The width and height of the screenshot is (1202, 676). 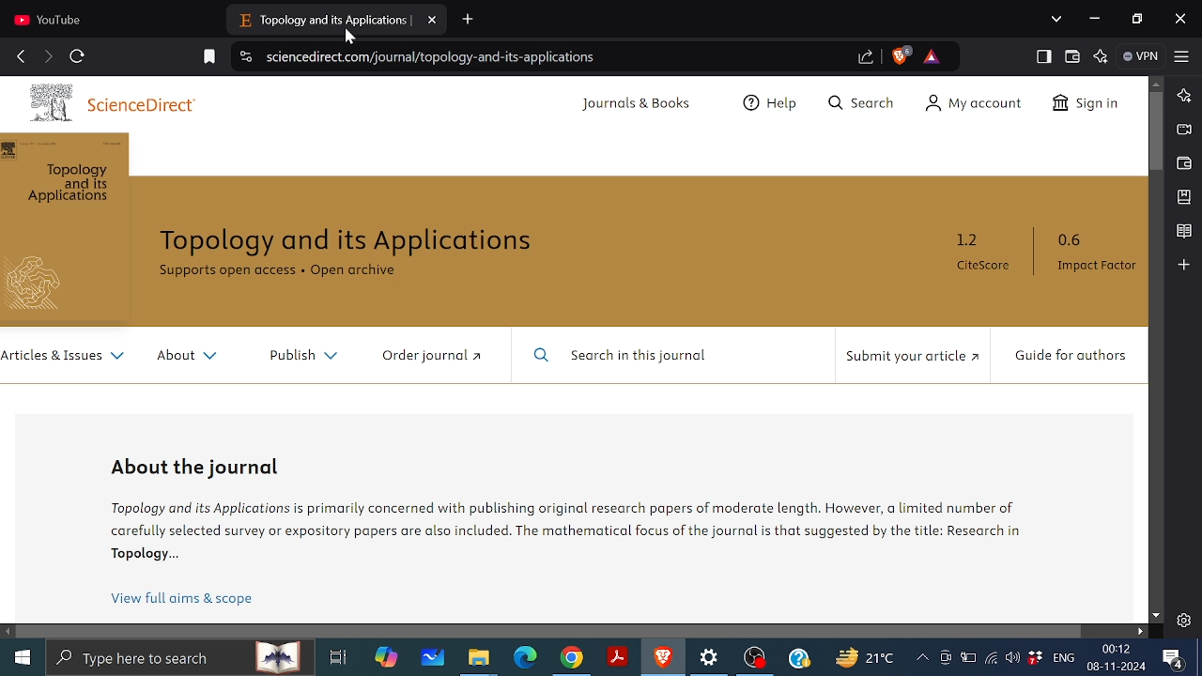 What do you see at coordinates (1183, 264) in the screenshot?
I see `Add to sidebar` at bounding box center [1183, 264].